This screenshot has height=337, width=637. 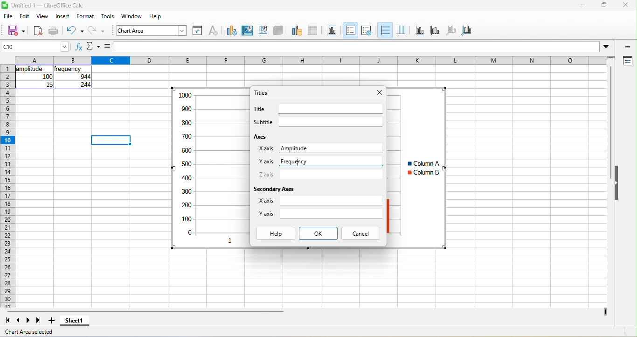 What do you see at coordinates (266, 174) in the screenshot?
I see `Z axis` at bounding box center [266, 174].